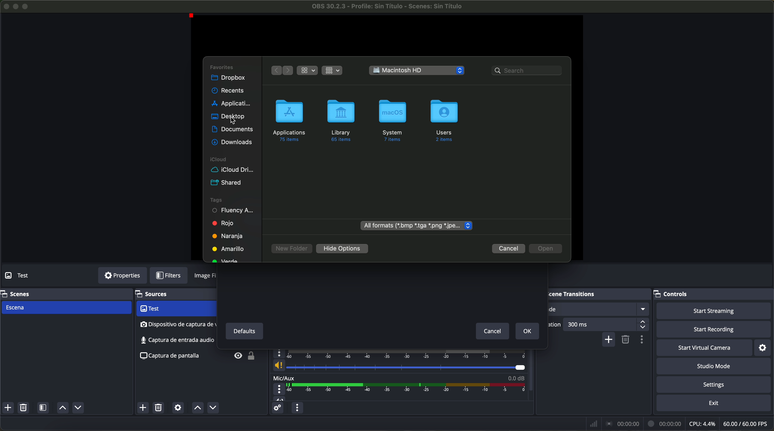 This screenshot has width=774, height=431. What do you see at coordinates (532, 366) in the screenshot?
I see `scroll down` at bounding box center [532, 366].